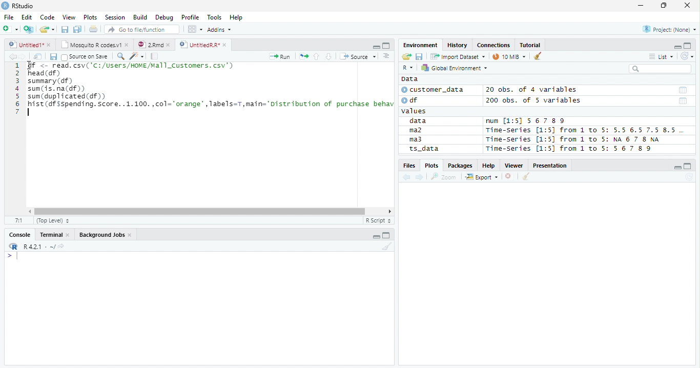  Describe the element at coordinates (29, 29) in the screenshot. I see `Create Project` at that location.